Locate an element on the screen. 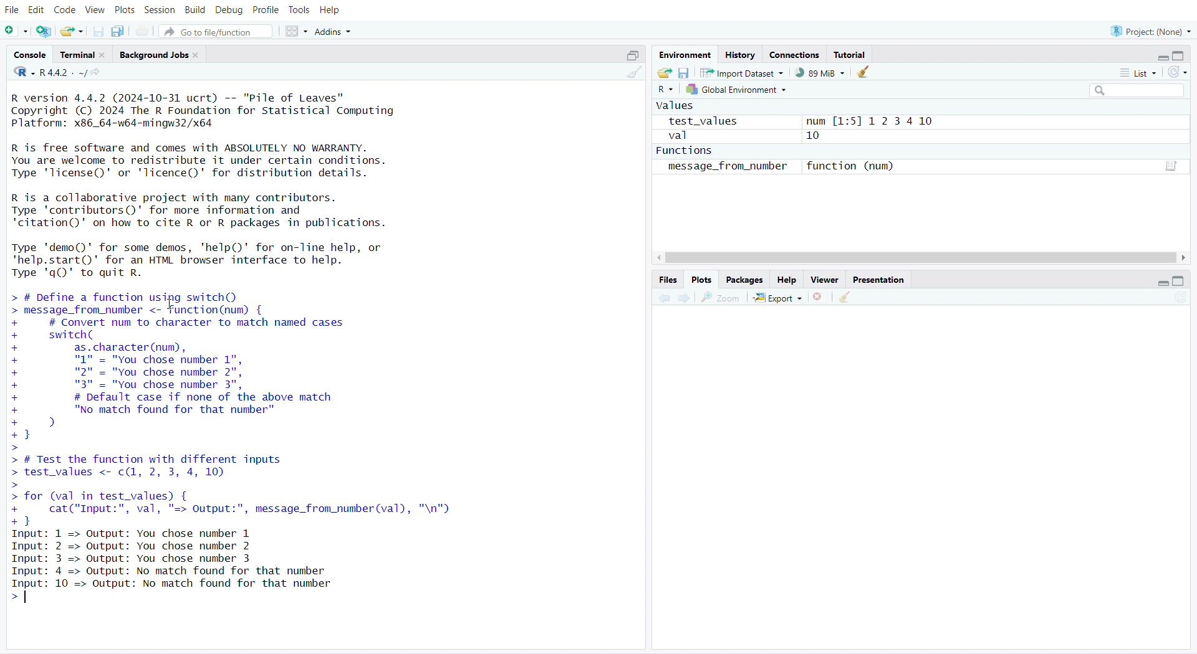  R version 4.4.2 (2024-10-31 ucrt) -- "Pile of Leaves"
Copyright (C) 2024 The R Foundation for Statistical Computing
Platform: x86_64-w64-mingw32/x64

R is free software and comes with ABSOLUTELY NO WARRANTY.
You are welcome to redistribute it under certain conditions.
Type 'license()' or 'licence()' for distribution details.

R is a collaborative project with many contributors.

Type 'contributors()' for more information and

"citation()' on how to cite R or R packages in publications.
Type 'demo()' for some demos, 'help()' for on-Tine help, or
"help.start()"' for an HTML browser interface to help.

Type 'qQ' to quit R. is located at coordinates (217, 188).